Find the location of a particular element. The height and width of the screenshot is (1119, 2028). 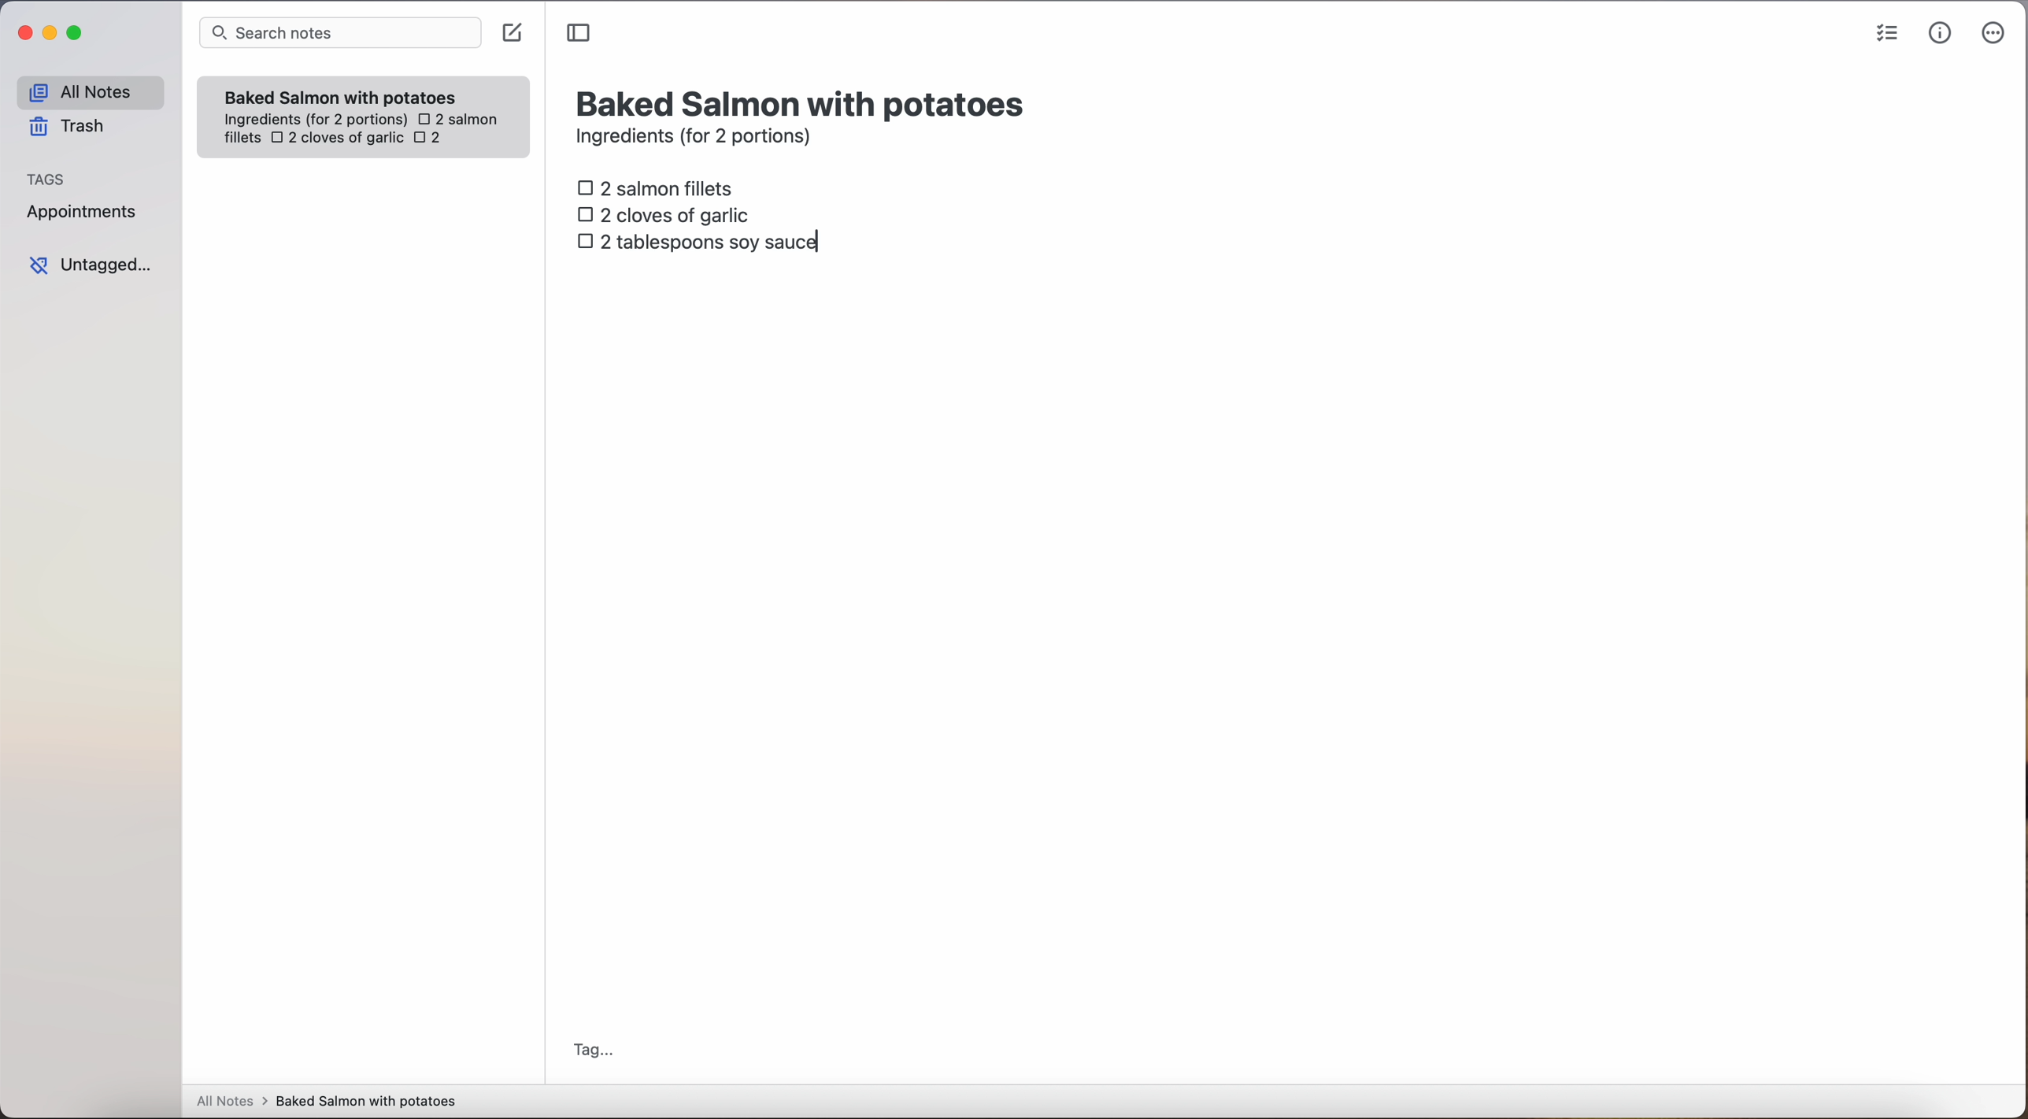

2 salmon fillets is located at coordinates (661, 187).